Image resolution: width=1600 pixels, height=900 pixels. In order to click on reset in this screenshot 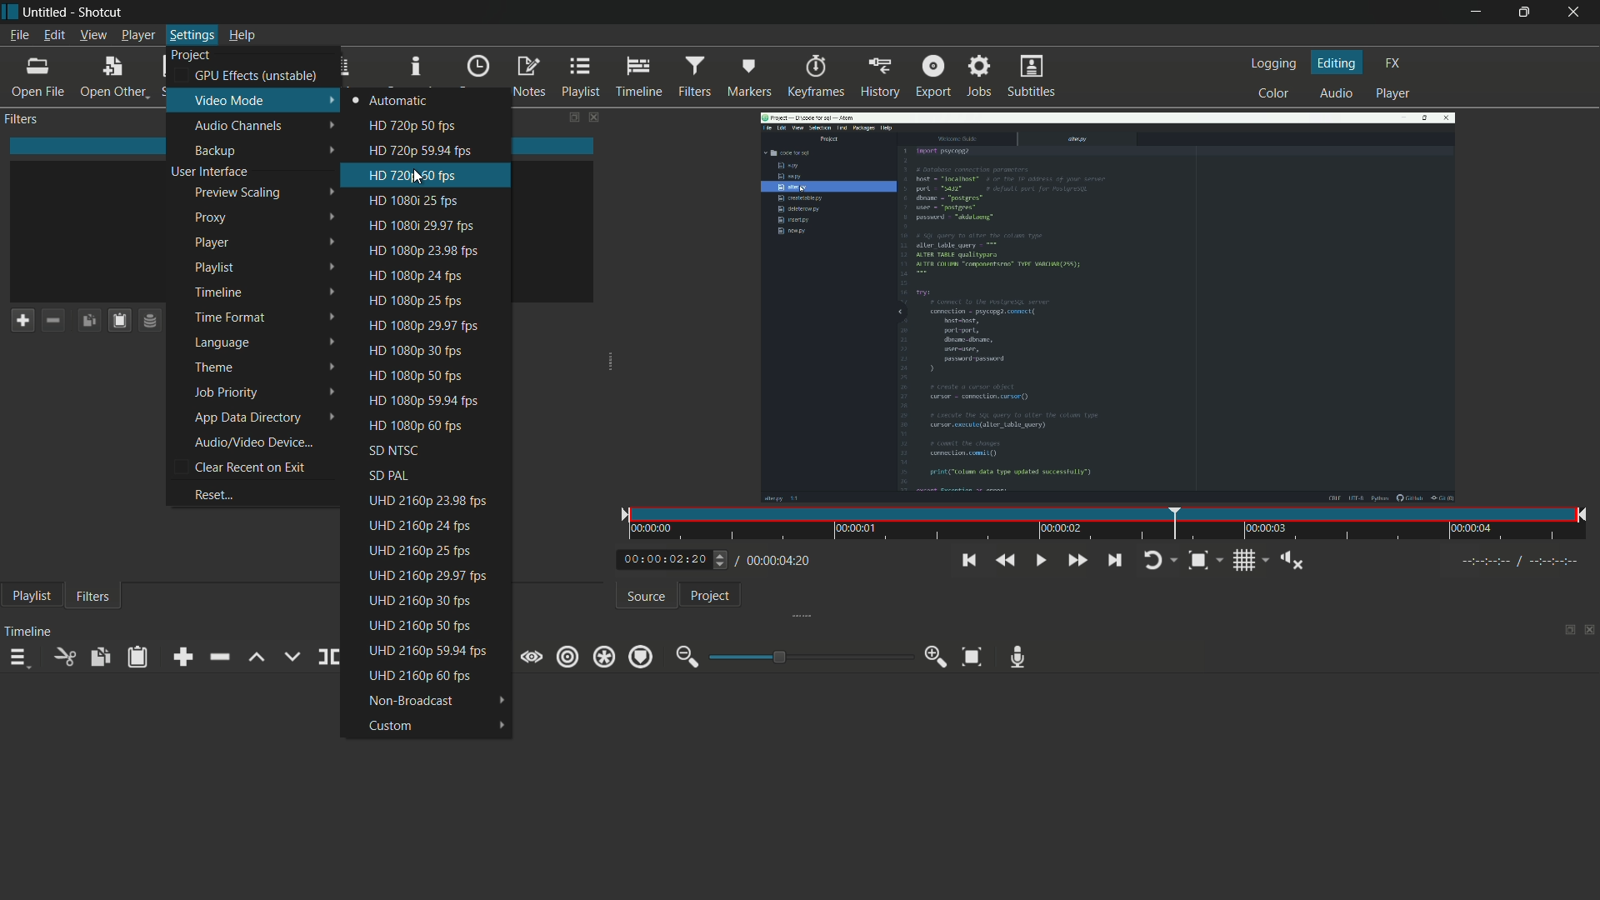, I will do `click(257, 496)`.